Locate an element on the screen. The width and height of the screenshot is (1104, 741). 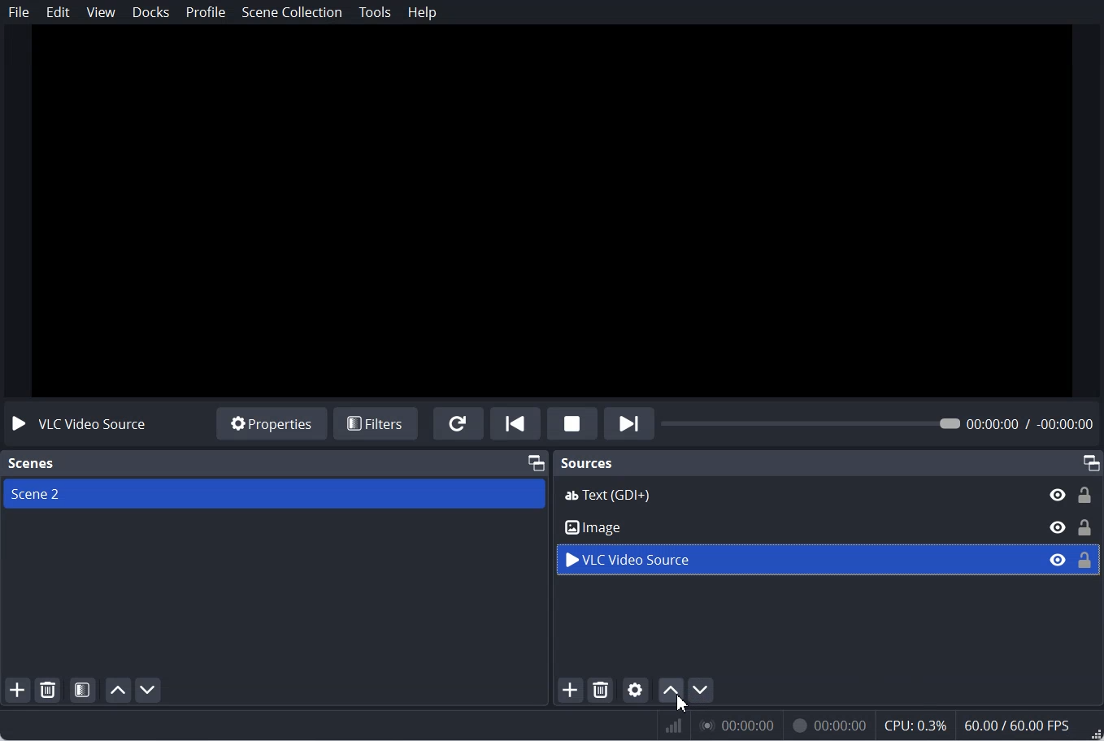
Open scene filter is located at coordinates (83, 690).